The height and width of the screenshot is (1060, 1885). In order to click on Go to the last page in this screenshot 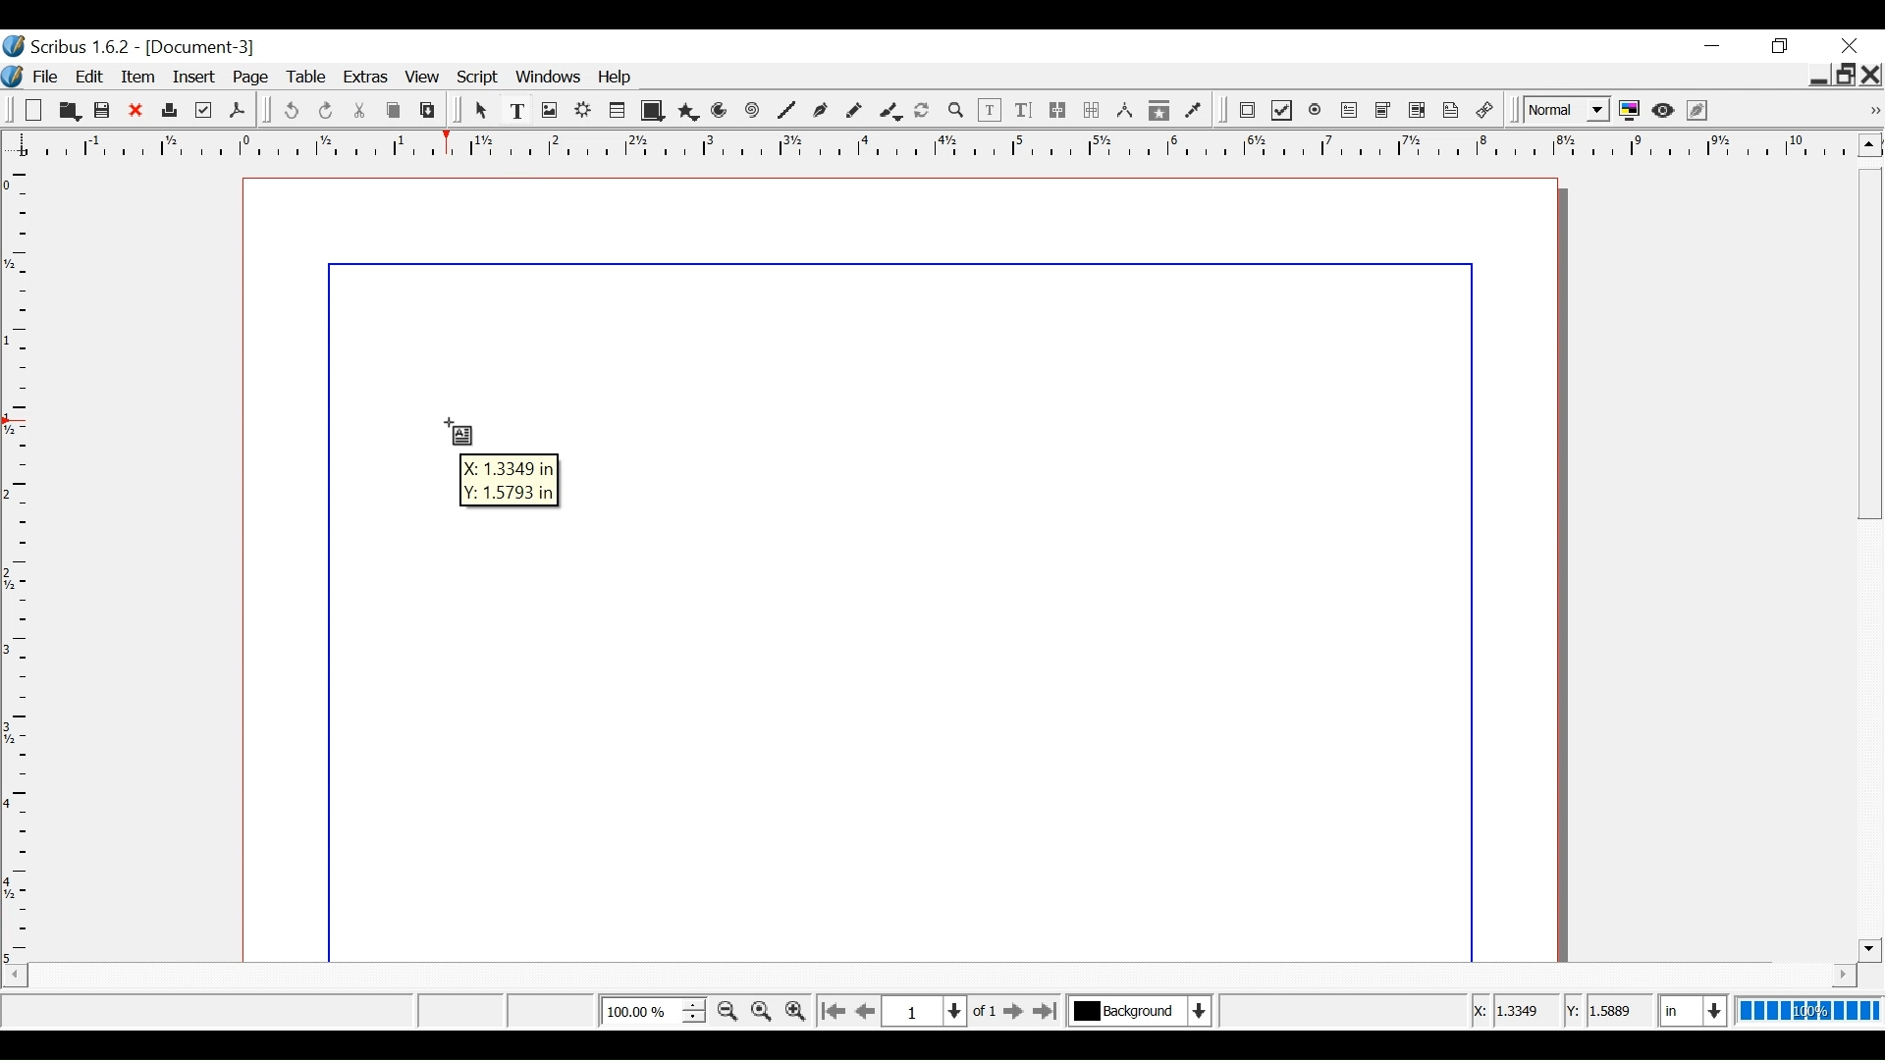, I will do `click(1047, 1010)`.